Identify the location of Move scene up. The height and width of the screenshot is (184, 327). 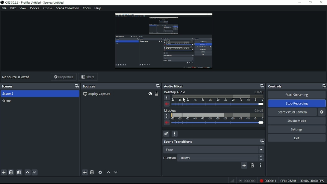
(28, 173).